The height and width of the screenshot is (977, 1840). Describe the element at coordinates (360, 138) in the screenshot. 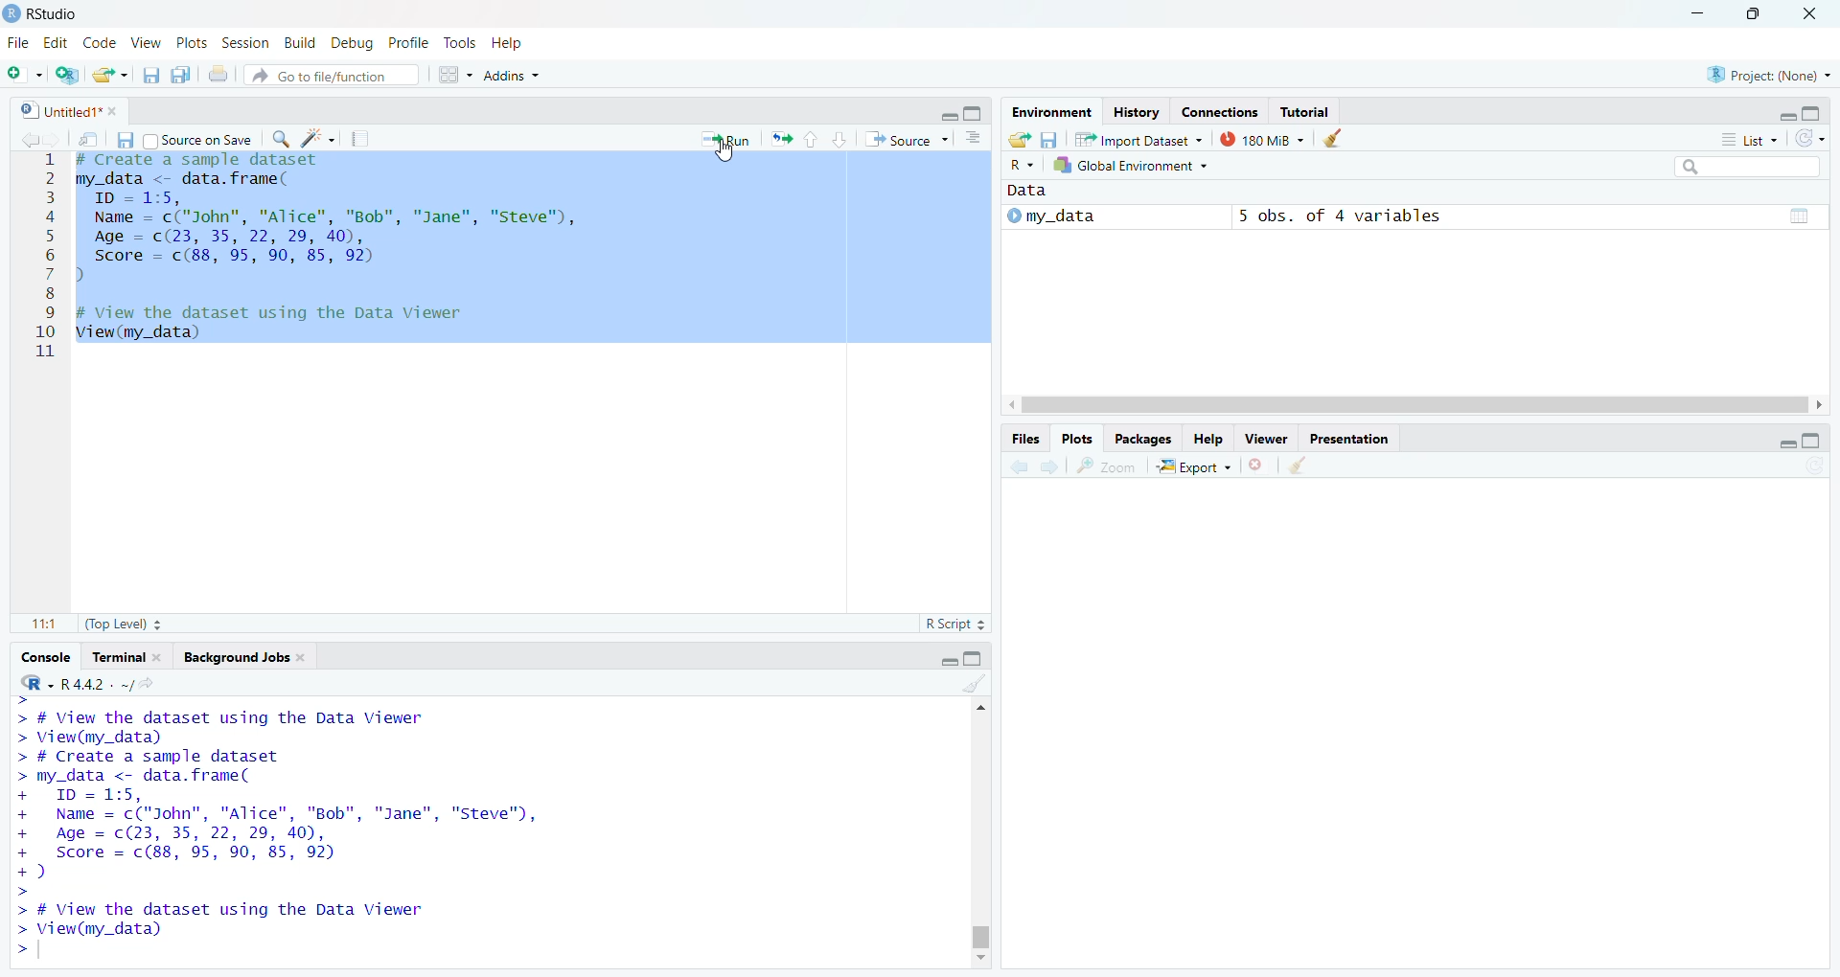

I see `Pages` at that location.